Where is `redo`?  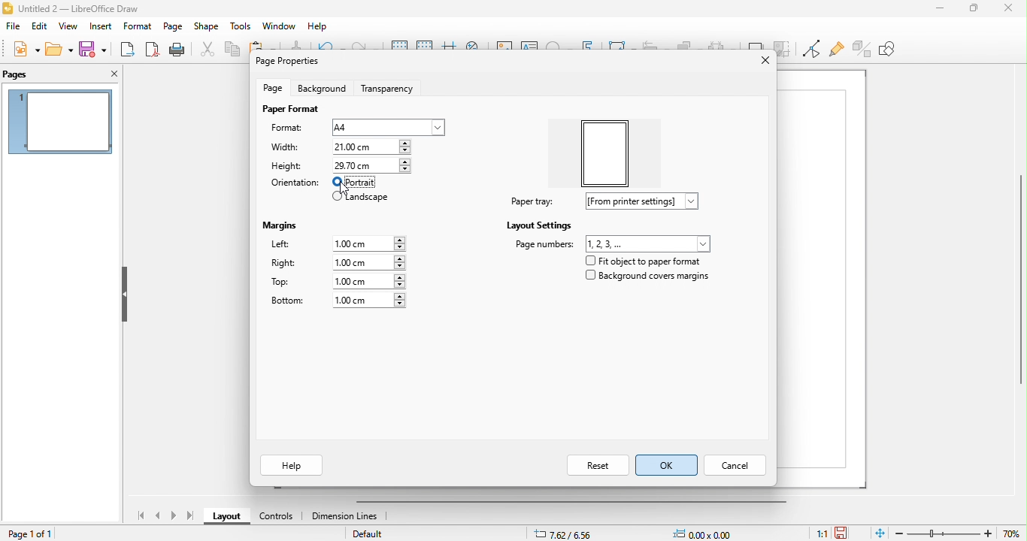
redo is located at coordinates (364, 49).